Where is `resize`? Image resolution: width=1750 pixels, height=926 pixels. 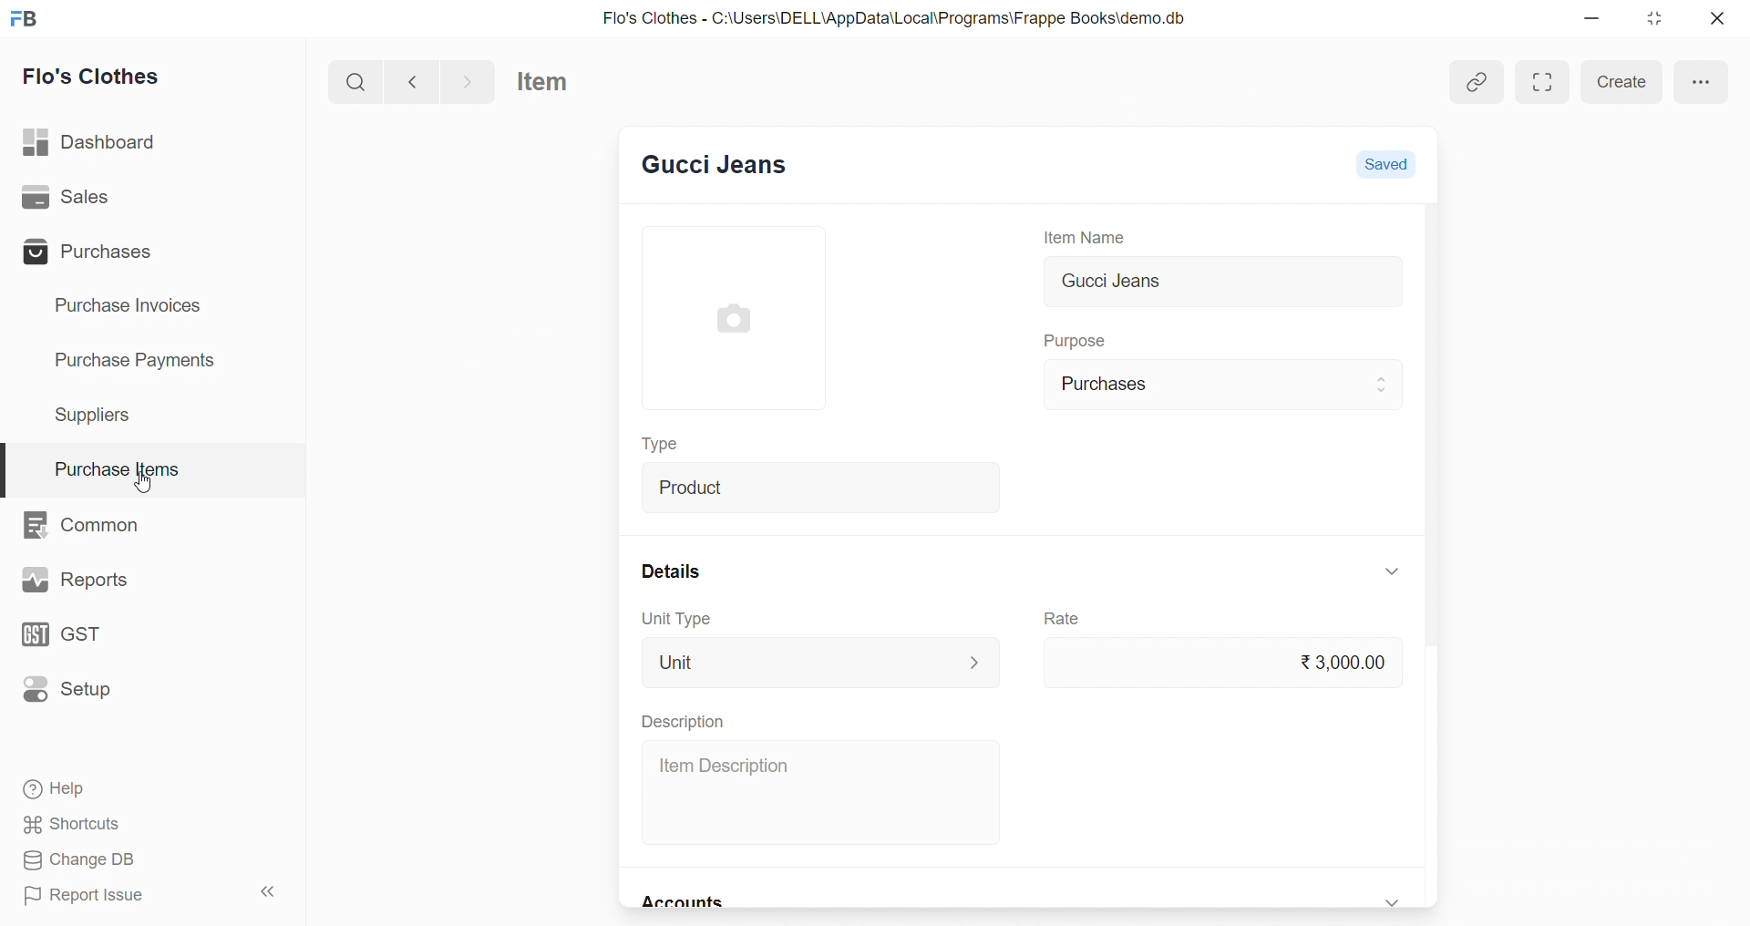 resize is located at coordinates (1655, 18).